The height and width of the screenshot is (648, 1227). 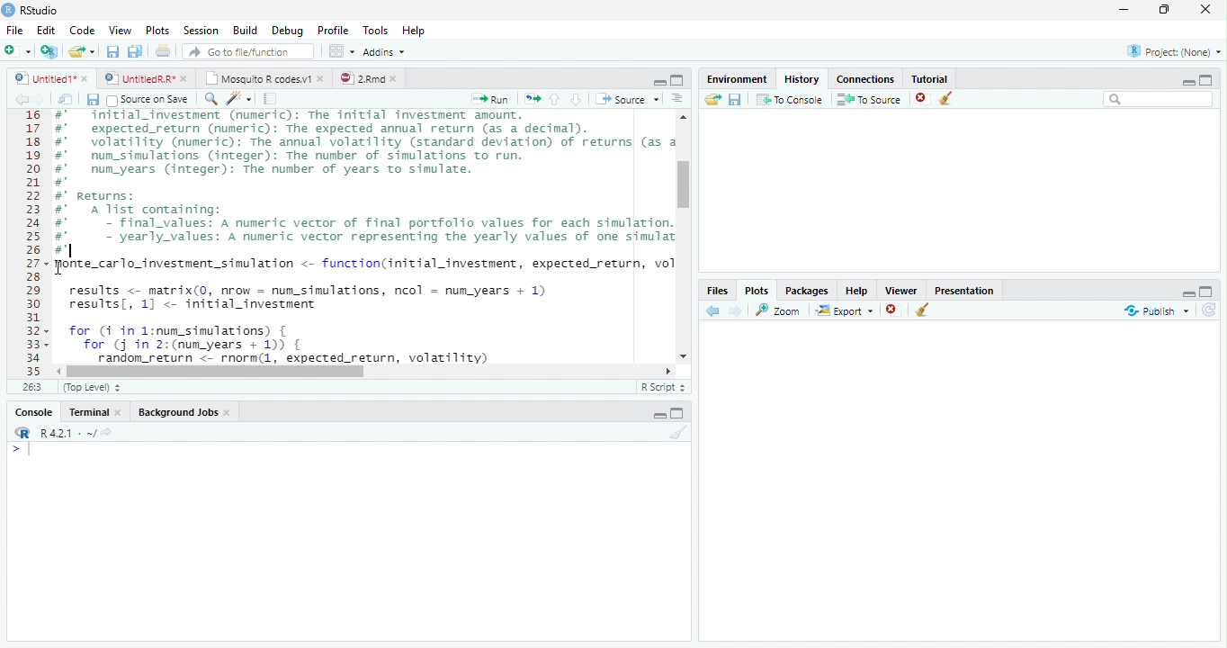 I want to click on Help, so click(x=416, y=31).